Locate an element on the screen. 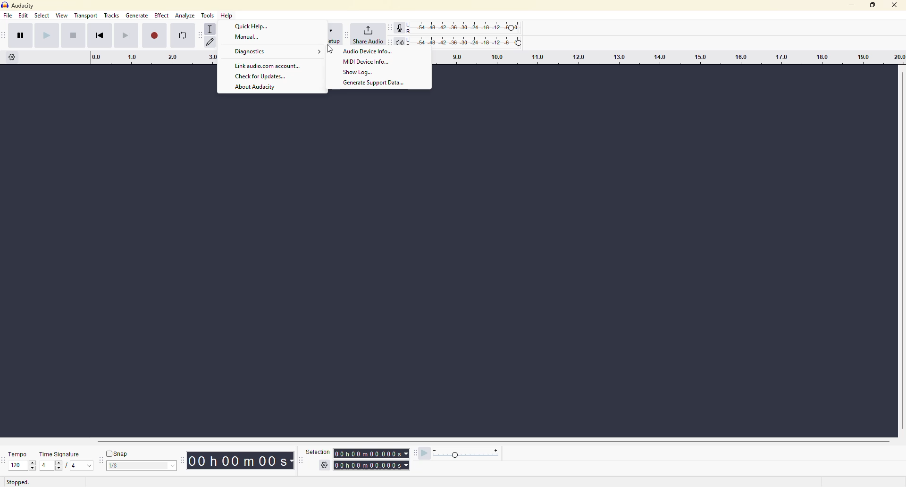  skip to end is located at coordinates (126, 35).